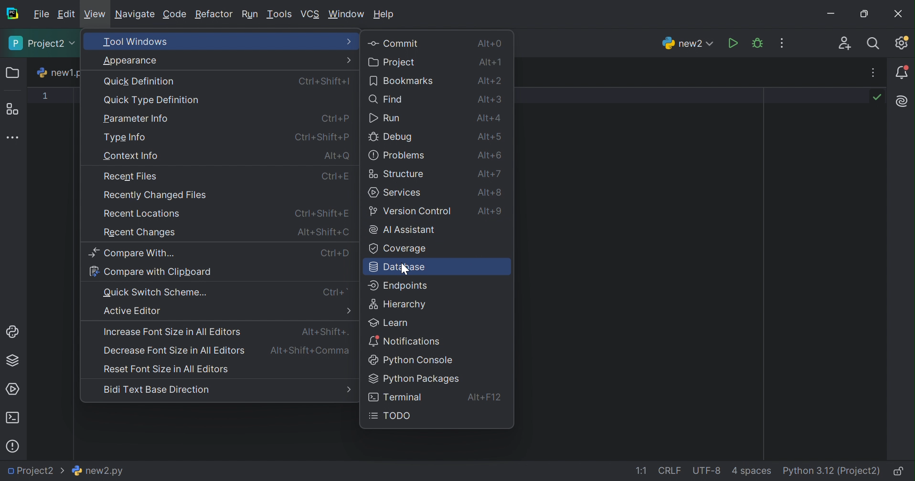 This screenshot has width=915, height=481. I want to click on Decrease font size in all editors, so click(174, 350).